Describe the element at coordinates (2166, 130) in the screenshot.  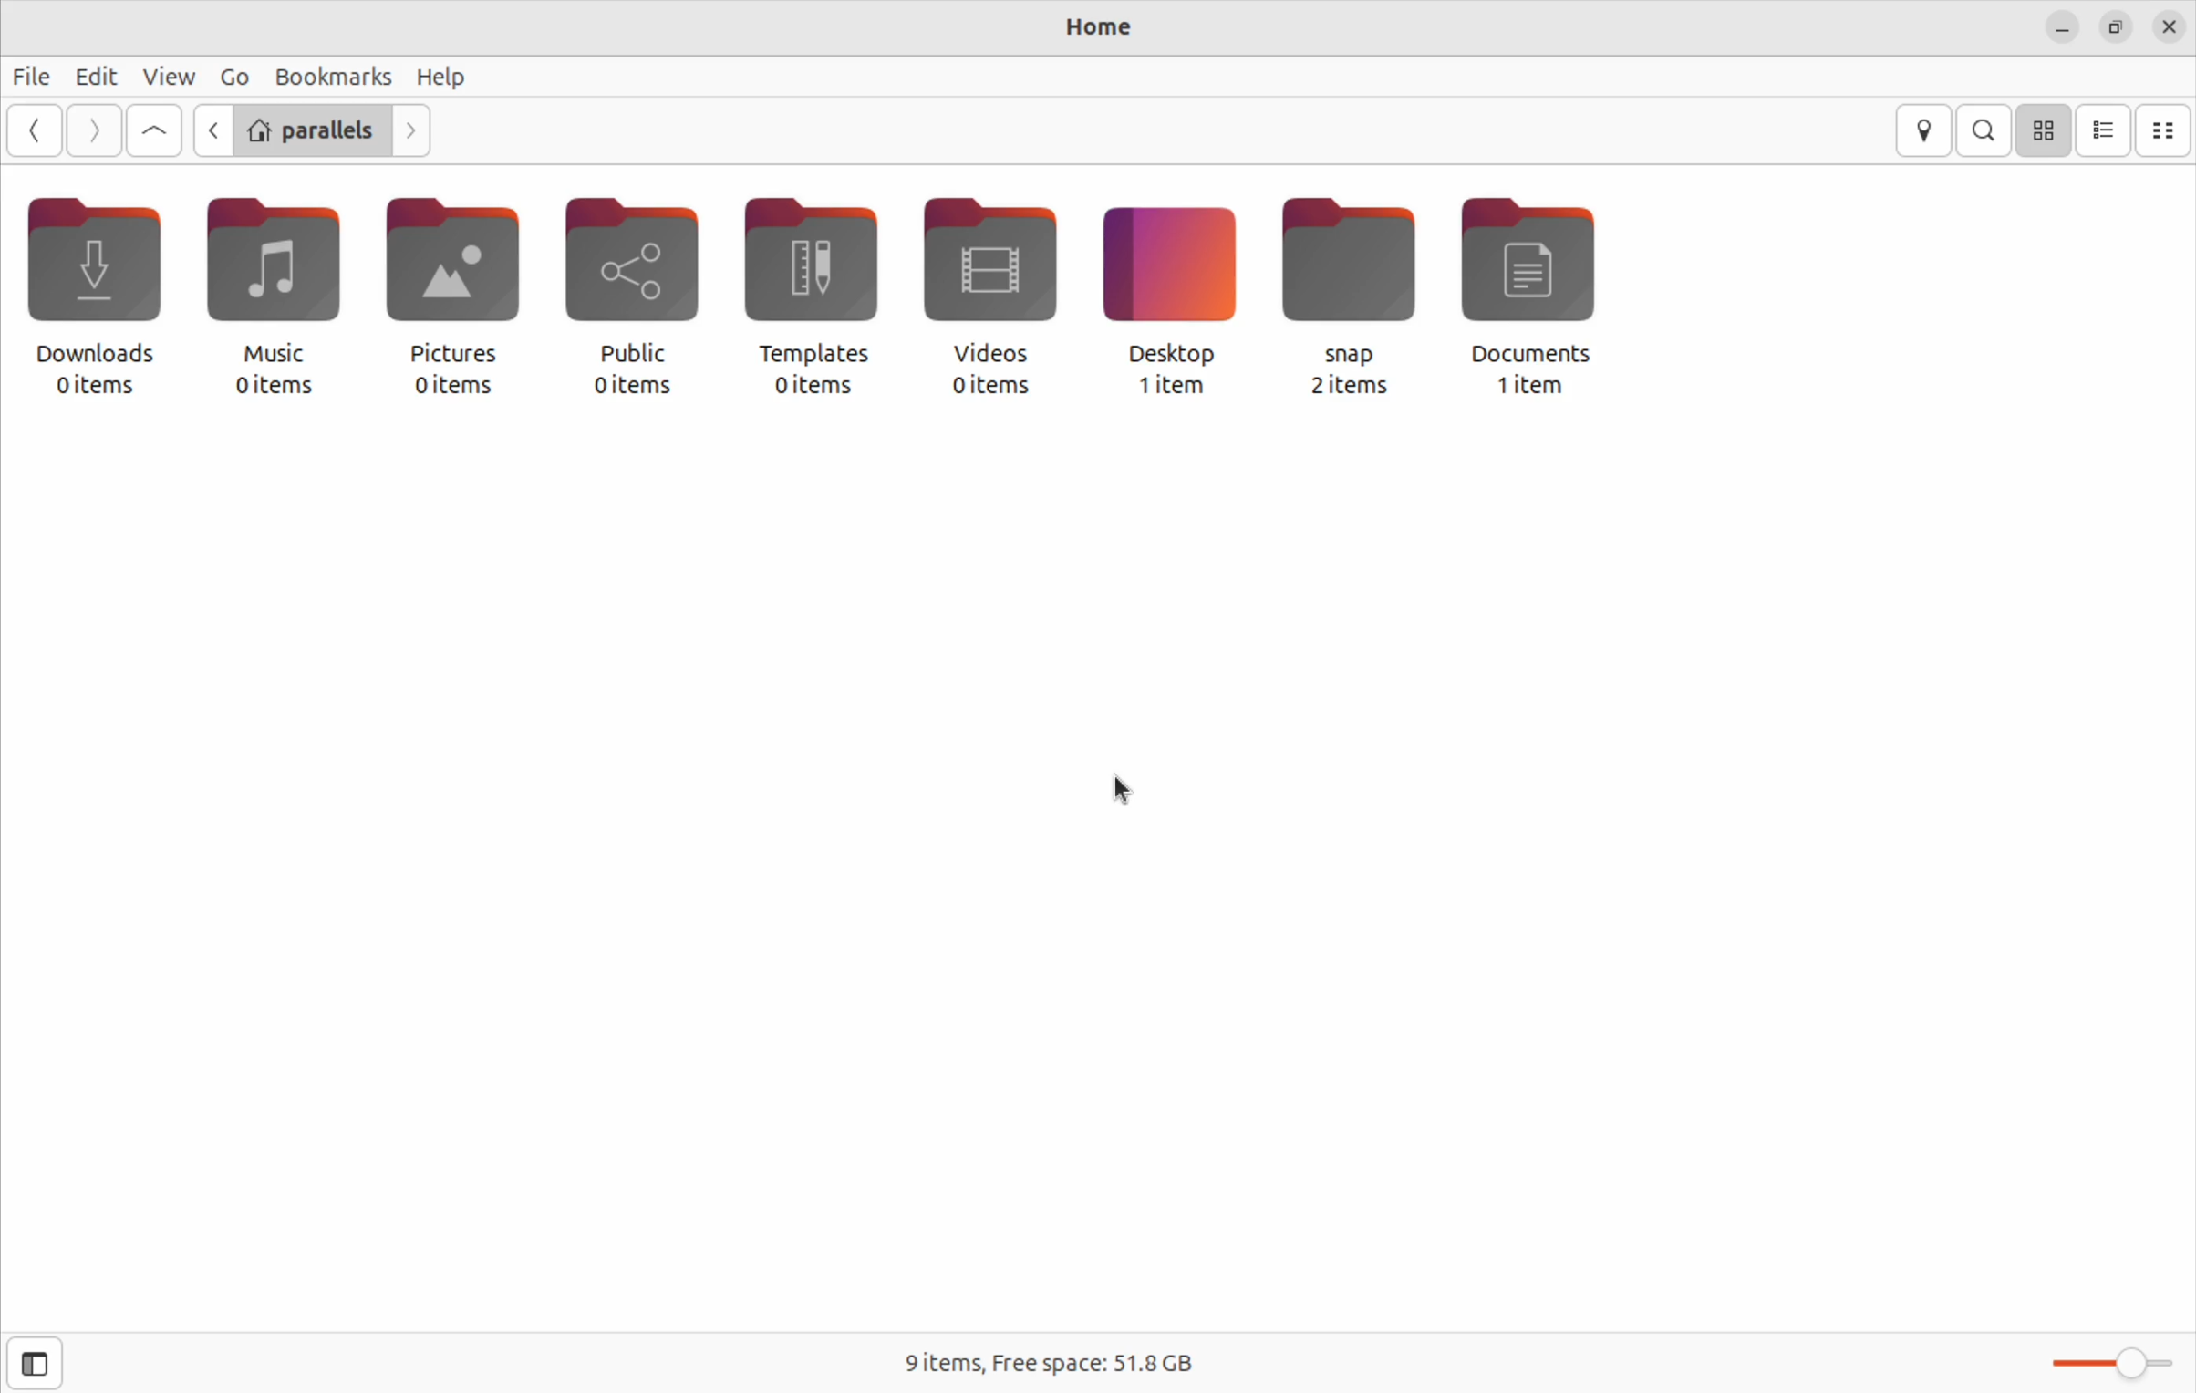
I see `compact view` at that location.